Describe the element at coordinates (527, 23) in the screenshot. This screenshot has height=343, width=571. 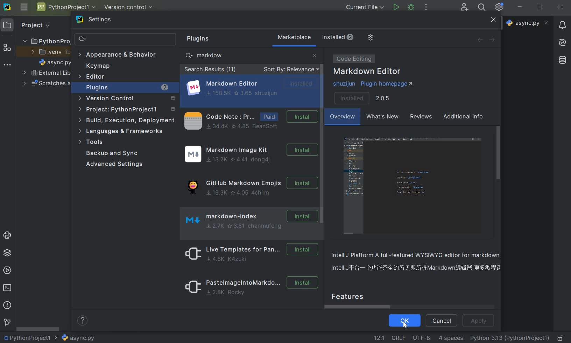
I see `file name` at that location.